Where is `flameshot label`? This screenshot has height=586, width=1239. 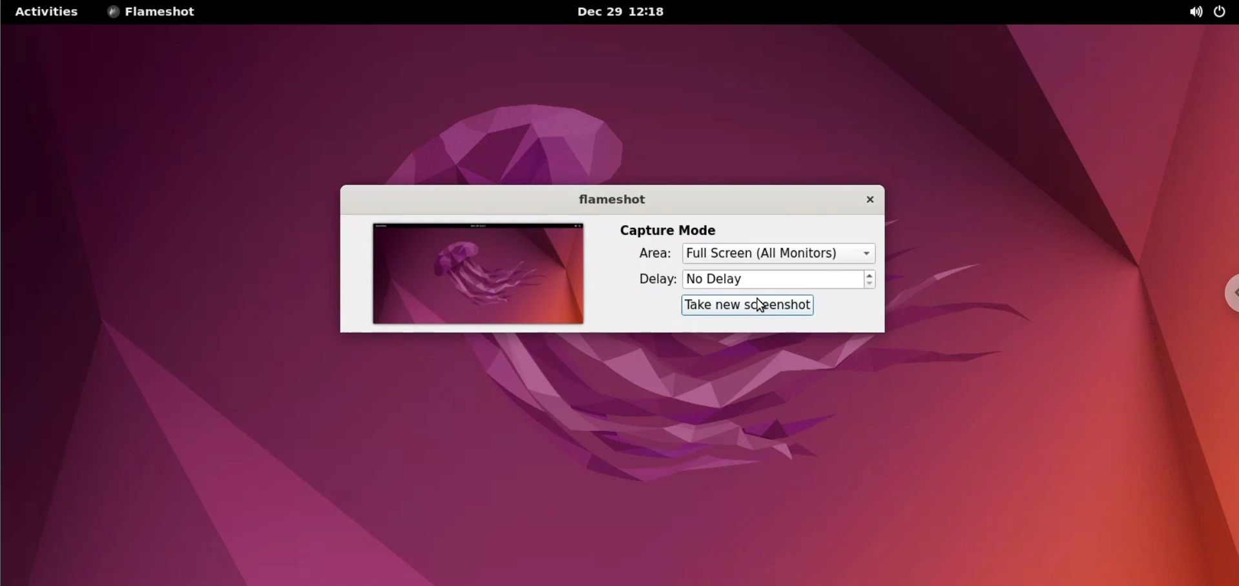 flameshot label is located at coordinates (609, 201).